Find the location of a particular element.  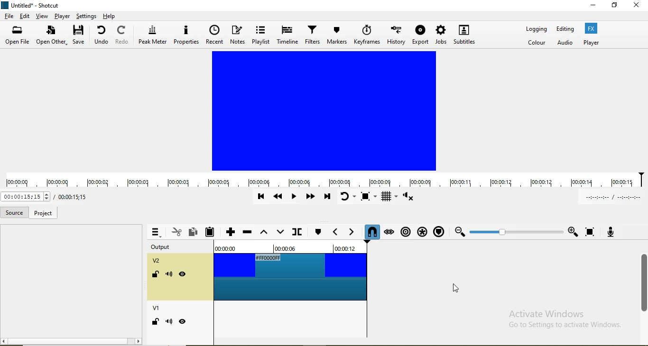

Play quickly forward is located at coordinates (310, 198).